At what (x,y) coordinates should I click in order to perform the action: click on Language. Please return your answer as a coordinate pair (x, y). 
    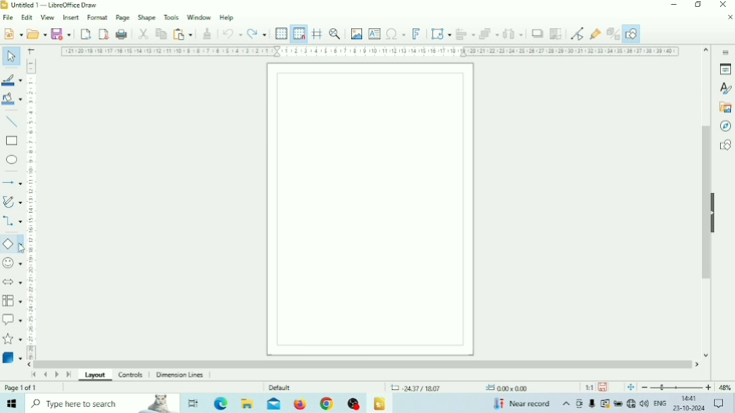
    Looking at the image, I should click on (661, 404).